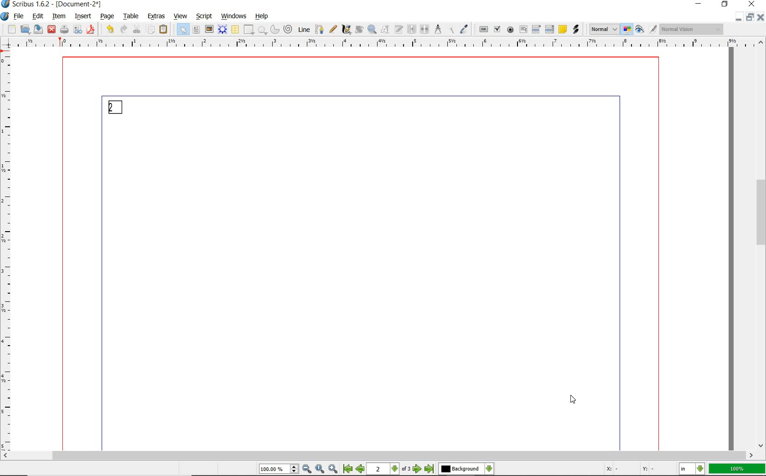 The height and width of the screenshot is (476, 766). I want to click on copy item properties, so click(451, 30).